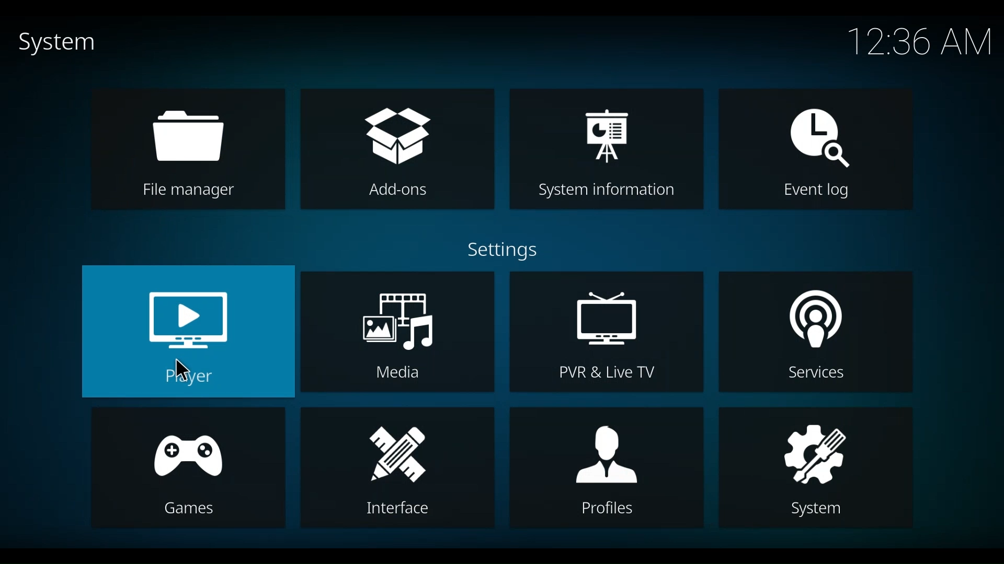 Image resolution: width=1004 pixels, height=564 pixels. What do you see at coordinates (180, 371) in the screenshot?
I see `Cursor` at bounding box center [180, 371].